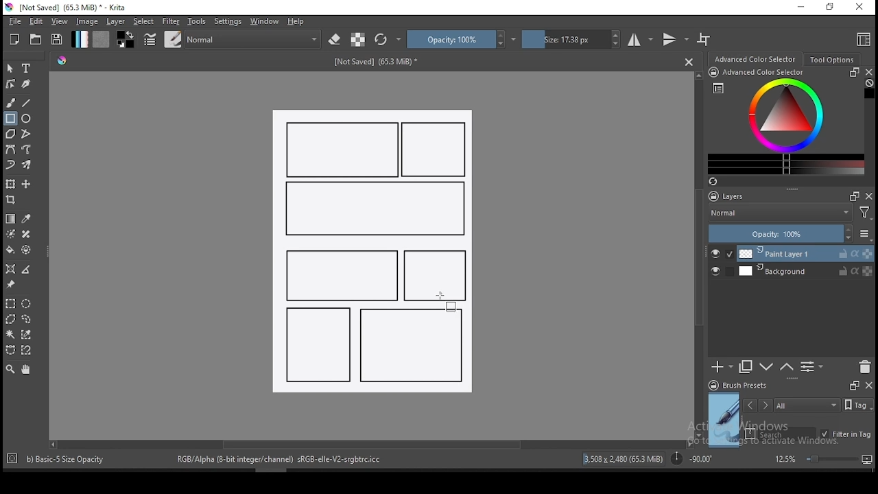  What do you see at coordinates (228, 21) in the screenshot?
I see `settings` at bounding box center [228, 21].